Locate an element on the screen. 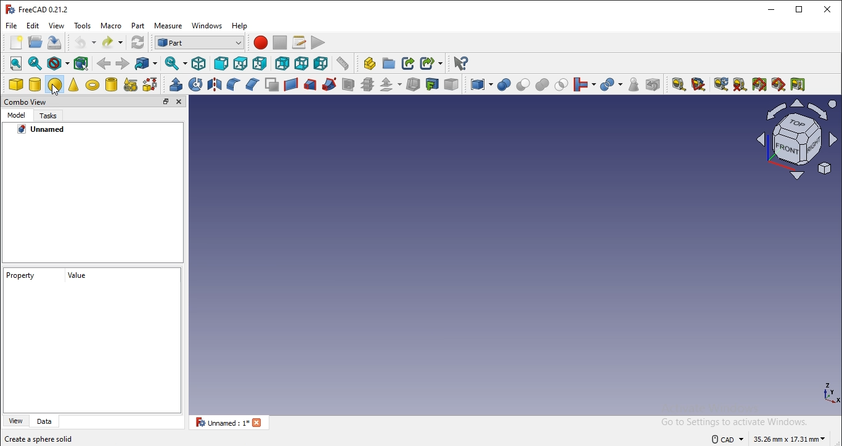 This screenshot has height=446, width=842. section is located at coordinates (346, 84).